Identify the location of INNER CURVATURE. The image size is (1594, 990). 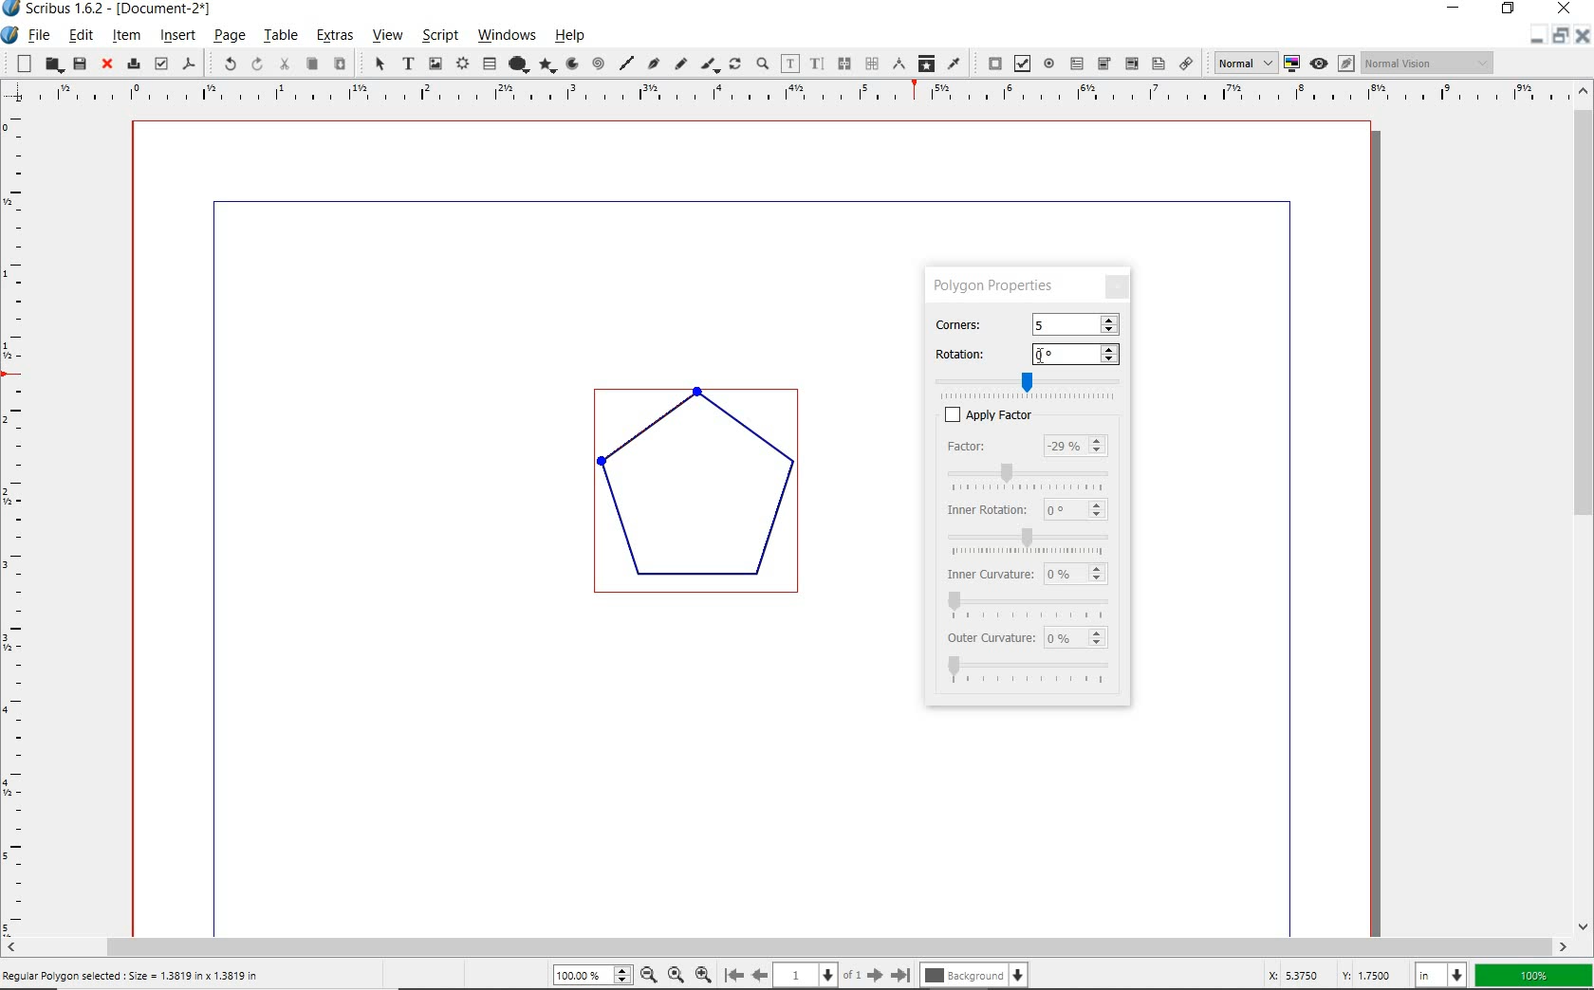
(987, 573).